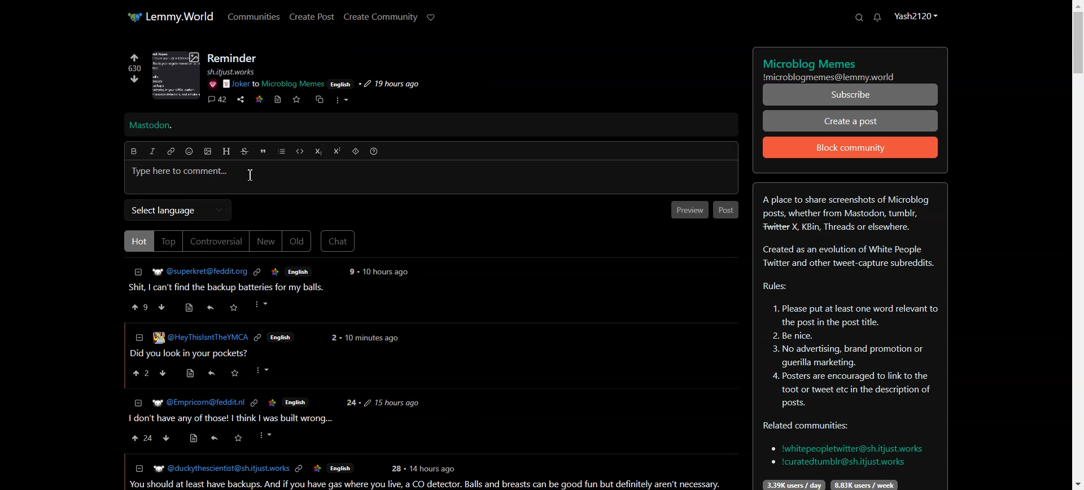 The width and height of the screenshot is (1084, 490). I want to click on Code, so click(300, 151).